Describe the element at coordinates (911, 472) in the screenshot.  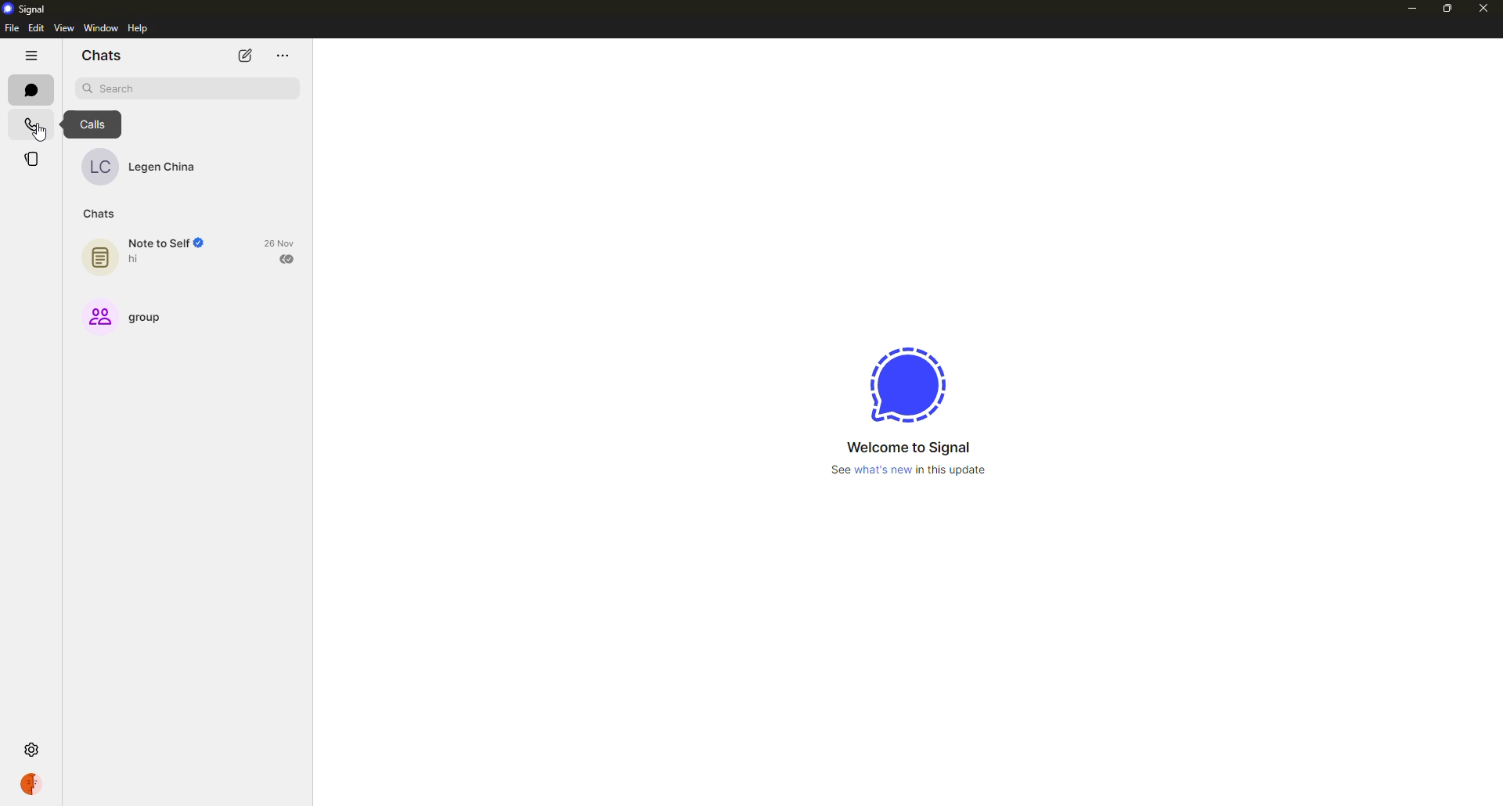
I see `See what's new in this update` at that location.